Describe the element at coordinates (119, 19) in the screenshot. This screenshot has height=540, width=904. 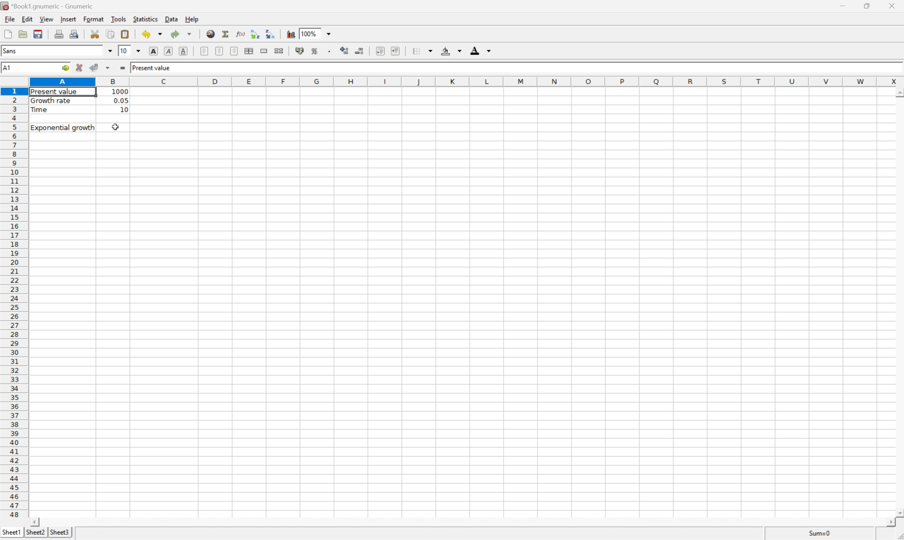
I see `Tools` at that location.